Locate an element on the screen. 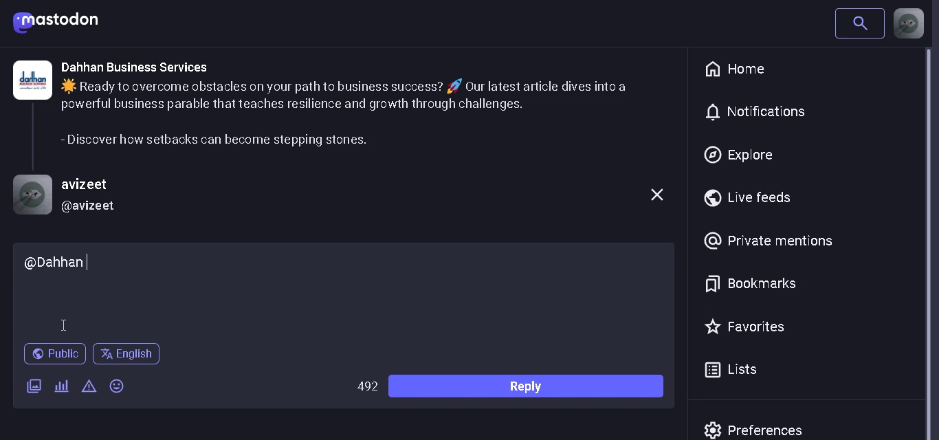 Image resolution: width=939 pixels, height=440 pixels. wordlimit is located at coordinates (367, 388).